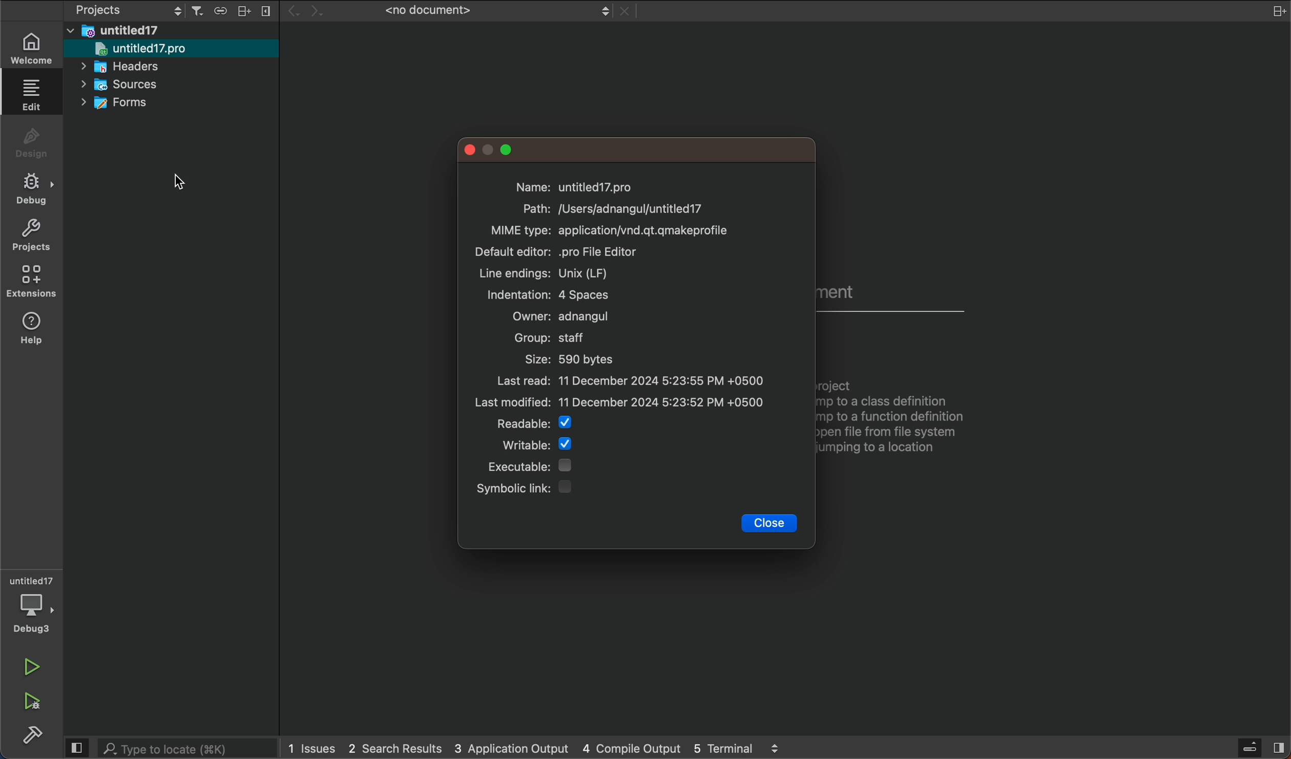  I want to click on projects, so click(33, 234).